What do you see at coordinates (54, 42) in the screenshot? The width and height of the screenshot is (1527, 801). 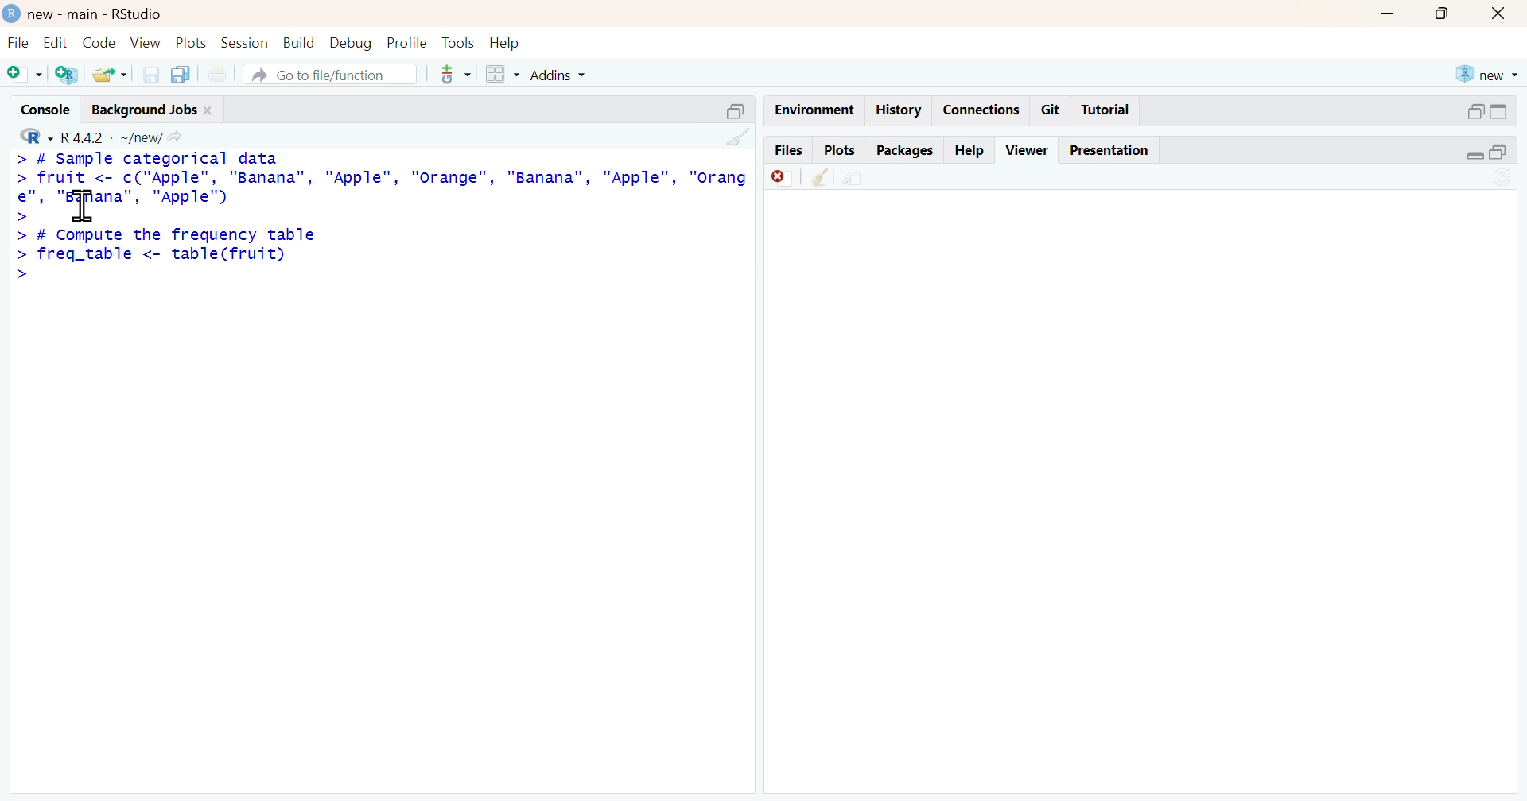 I see `edit` at bounding box center [54, 42].